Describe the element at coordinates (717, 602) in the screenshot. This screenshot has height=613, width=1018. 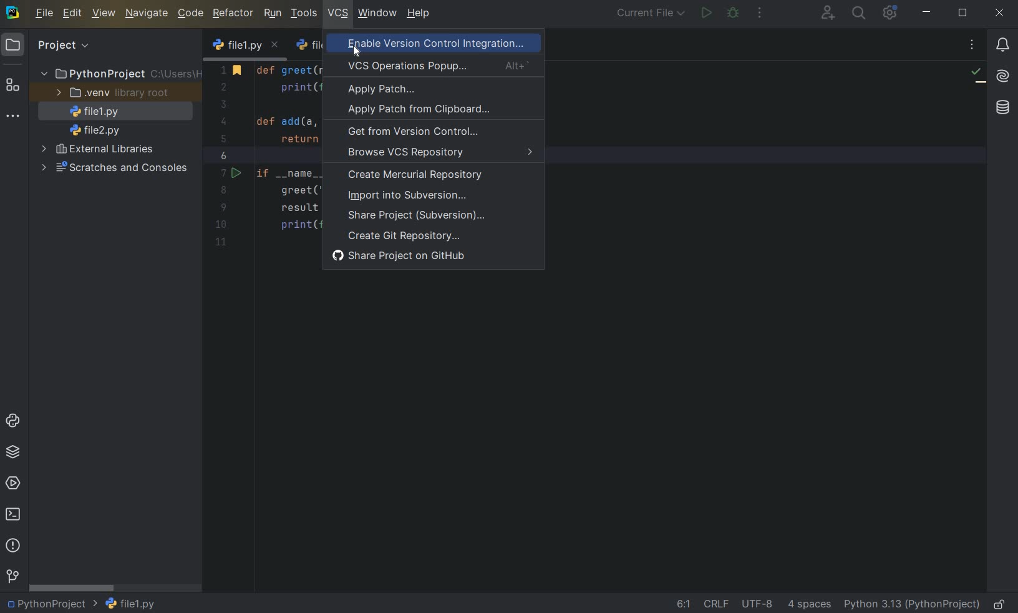
I see `line separator` at that location.